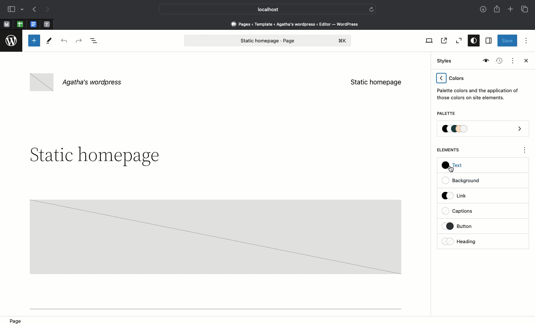 The height and width of the screenshot is (325, 535). I want to click on Pinned tab, so click(20, 25).